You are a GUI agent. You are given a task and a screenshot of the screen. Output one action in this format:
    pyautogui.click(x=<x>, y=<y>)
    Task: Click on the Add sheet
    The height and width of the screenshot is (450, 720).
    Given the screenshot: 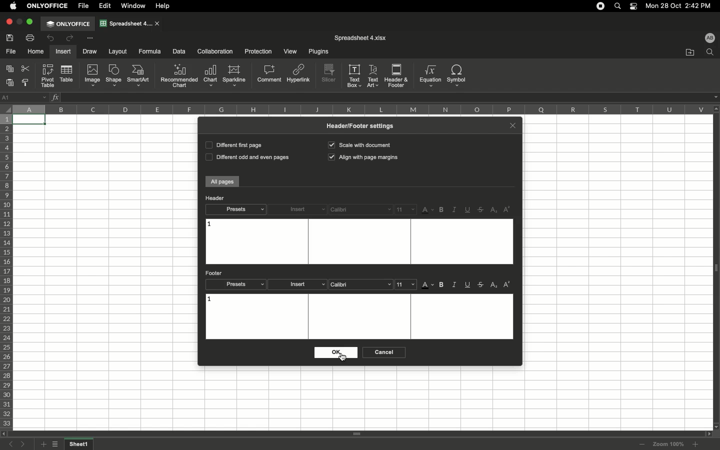 What is the action you would take?
    pyautogui.click(x=42, y=444)
    